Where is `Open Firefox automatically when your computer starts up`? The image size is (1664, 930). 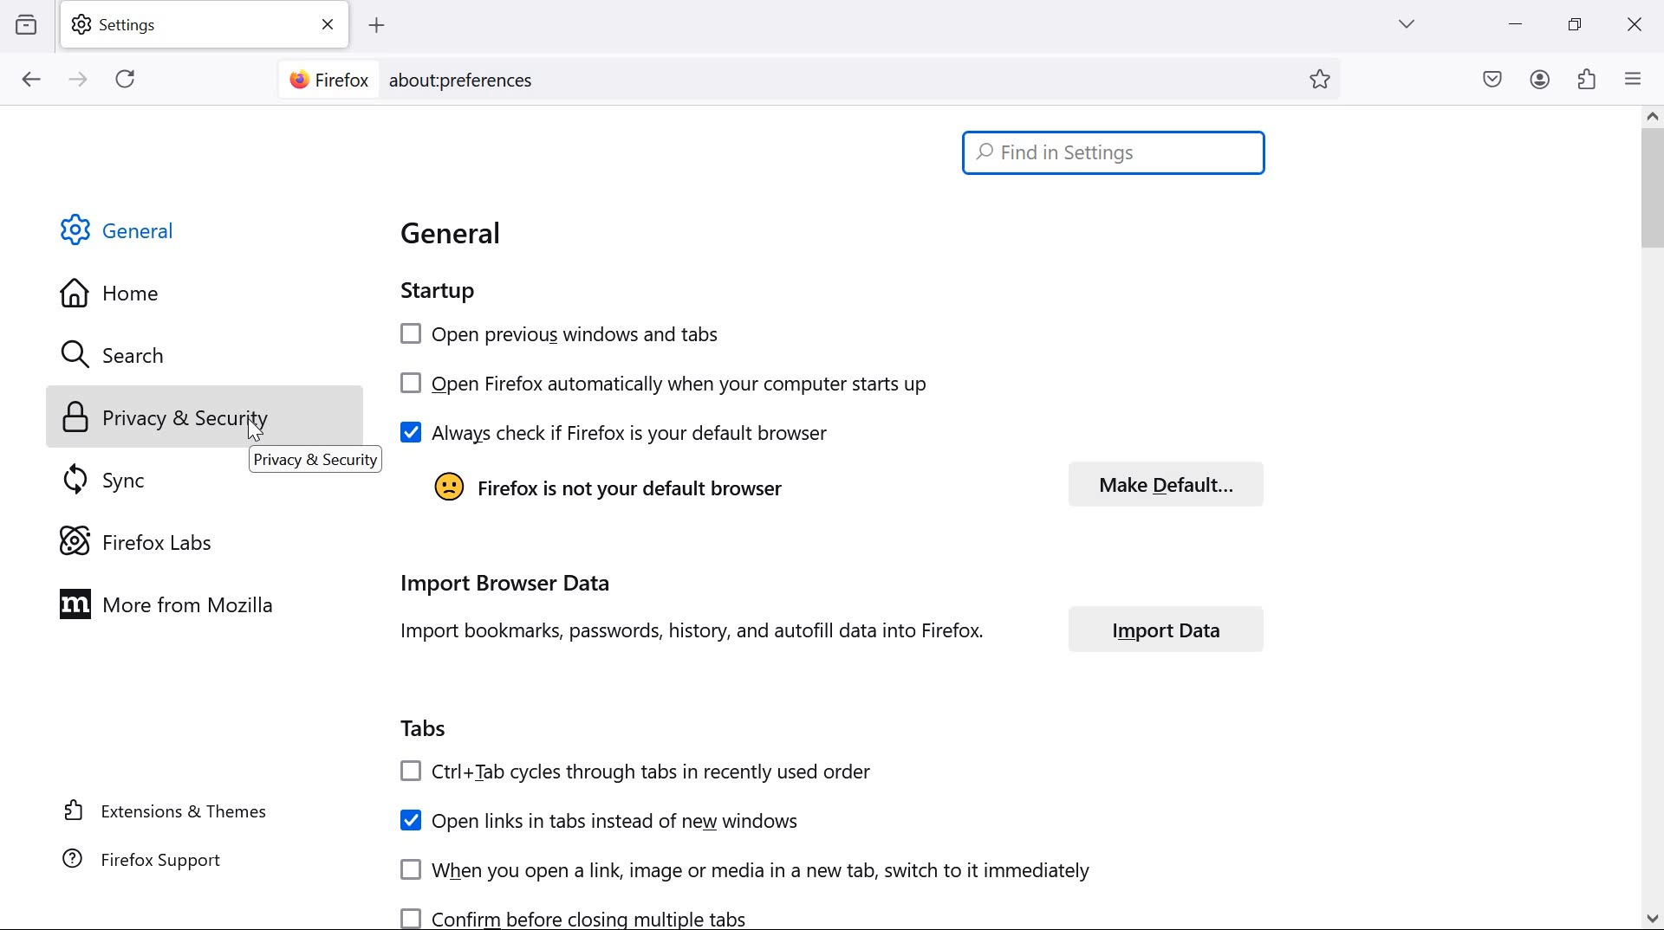
Open Firefox automatically when your computer starts up is located at coordinates (660, 384).